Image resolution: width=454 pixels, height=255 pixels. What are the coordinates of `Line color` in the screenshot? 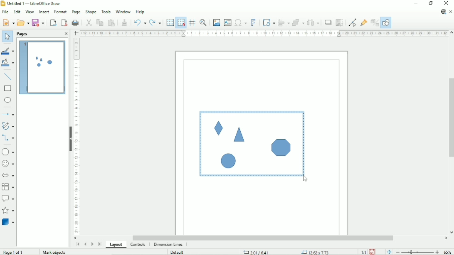 It's located at (9, 51).